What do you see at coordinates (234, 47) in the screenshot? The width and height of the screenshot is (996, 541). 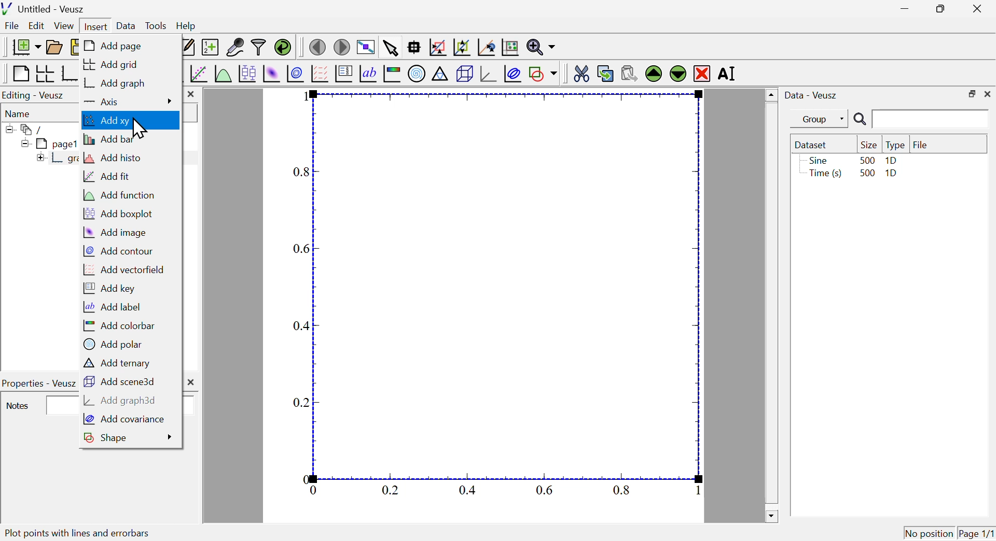 I see `capture remote data` at bounding box center [234, 47].